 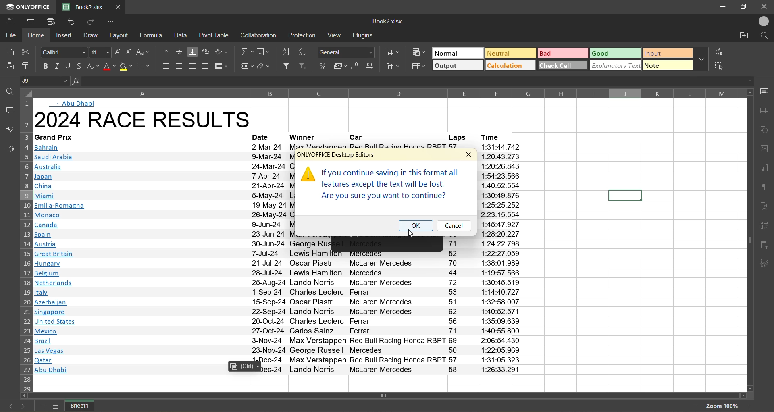 I want to click on car, so click(x=360, y=137).